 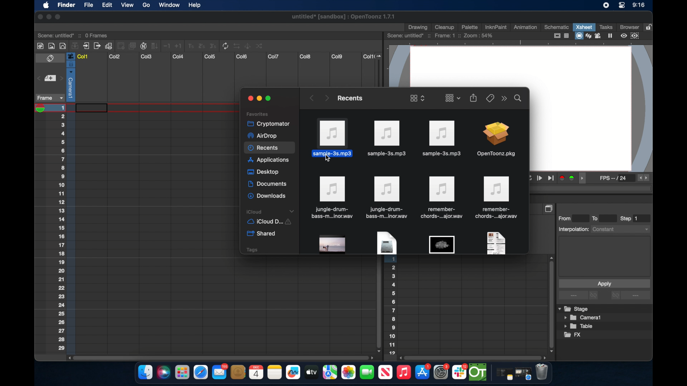 What do you see at coordinates (638, 6) in the screenshot?
I see `time` at bounding box center [638, 6].